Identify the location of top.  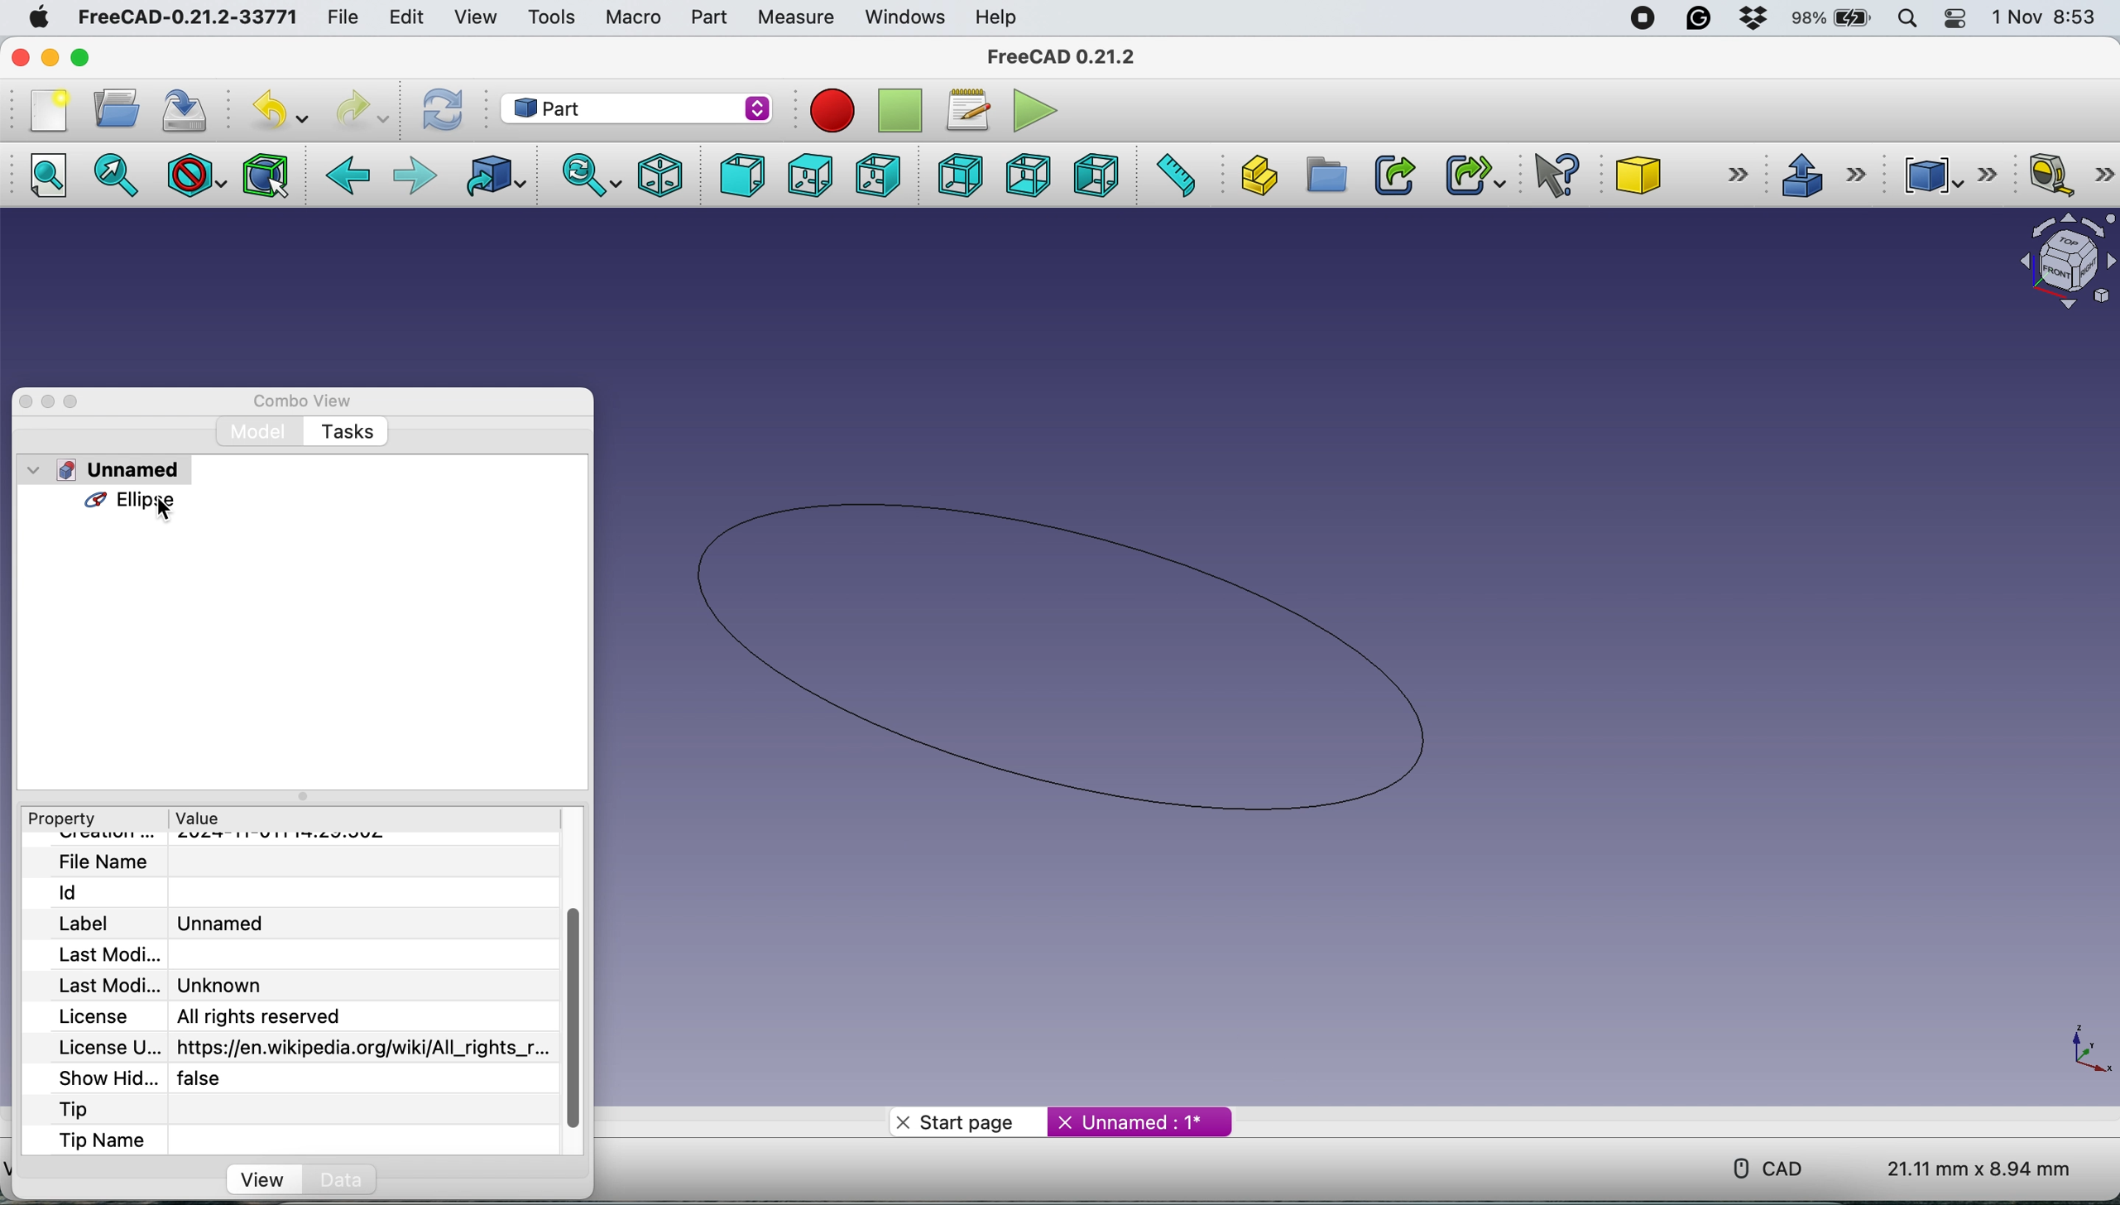
(817, 175).